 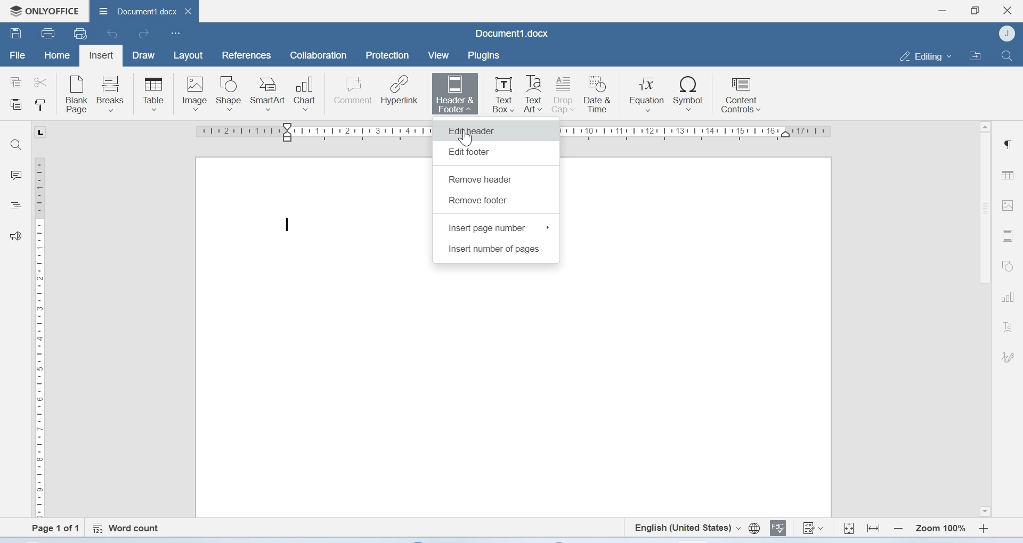 I want to click on Scale, so click(x=44, y=335).